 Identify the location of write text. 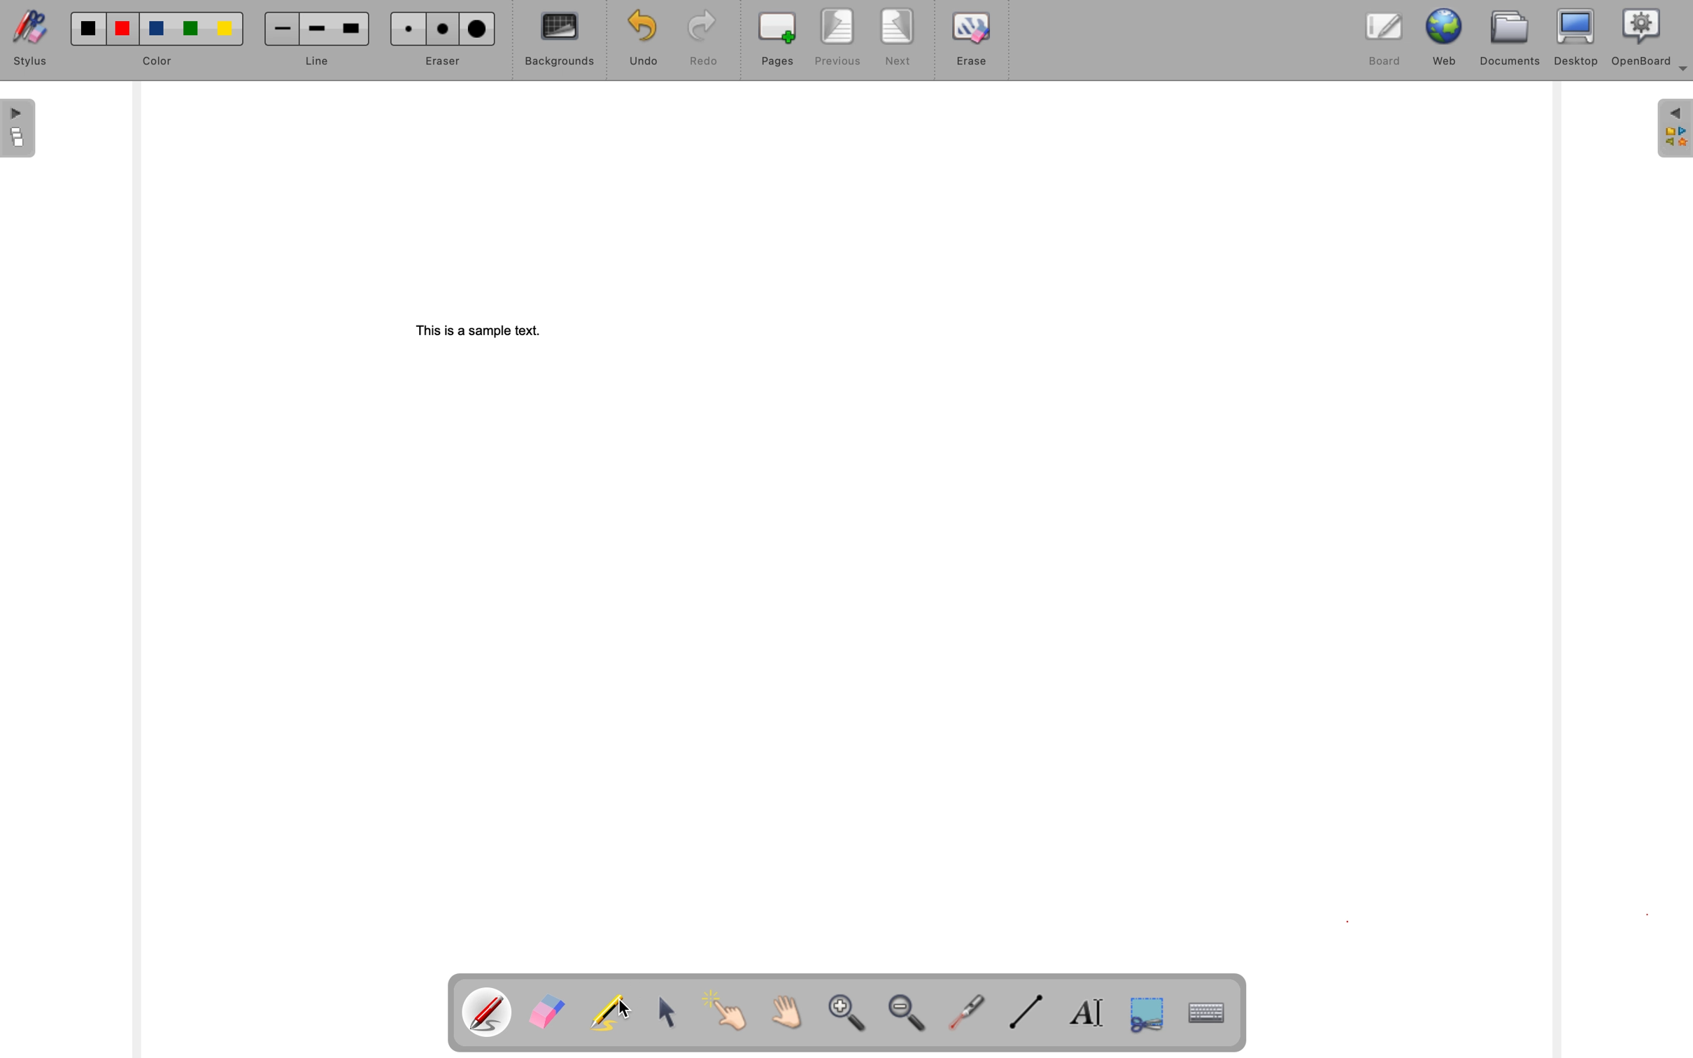
(1087, 1011).